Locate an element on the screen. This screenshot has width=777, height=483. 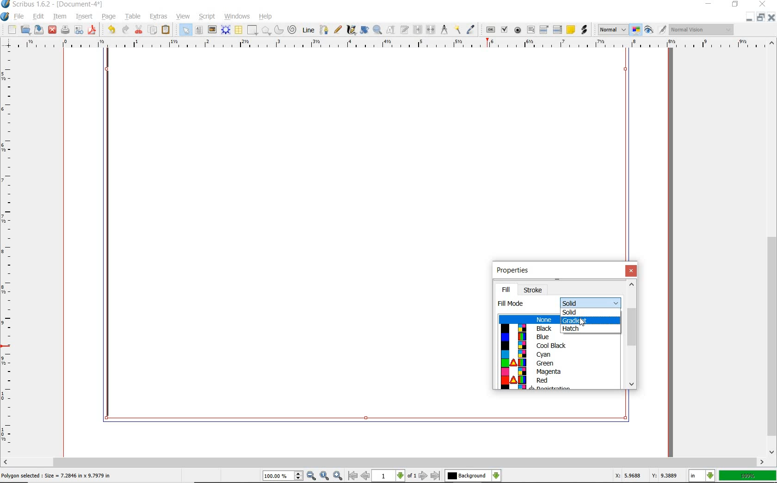
link annotation is located at coordinates (583, 31).